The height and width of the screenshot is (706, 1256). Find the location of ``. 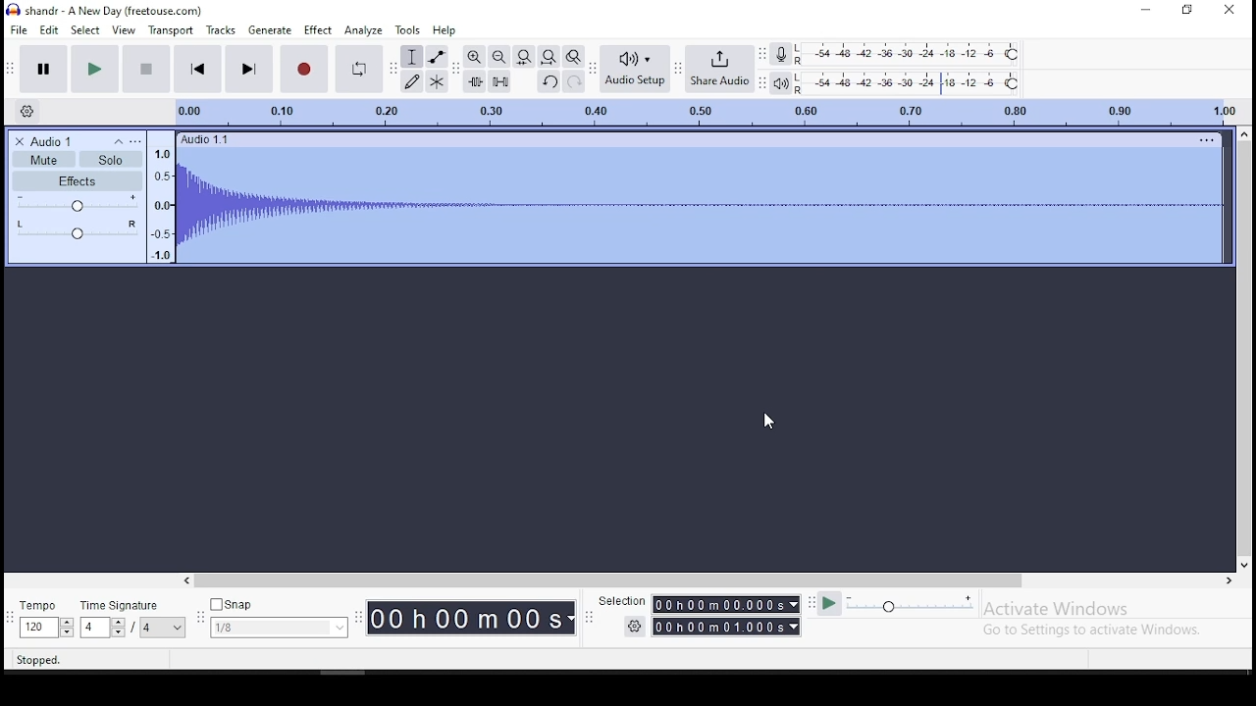

 is located at coordinates (618, 601).